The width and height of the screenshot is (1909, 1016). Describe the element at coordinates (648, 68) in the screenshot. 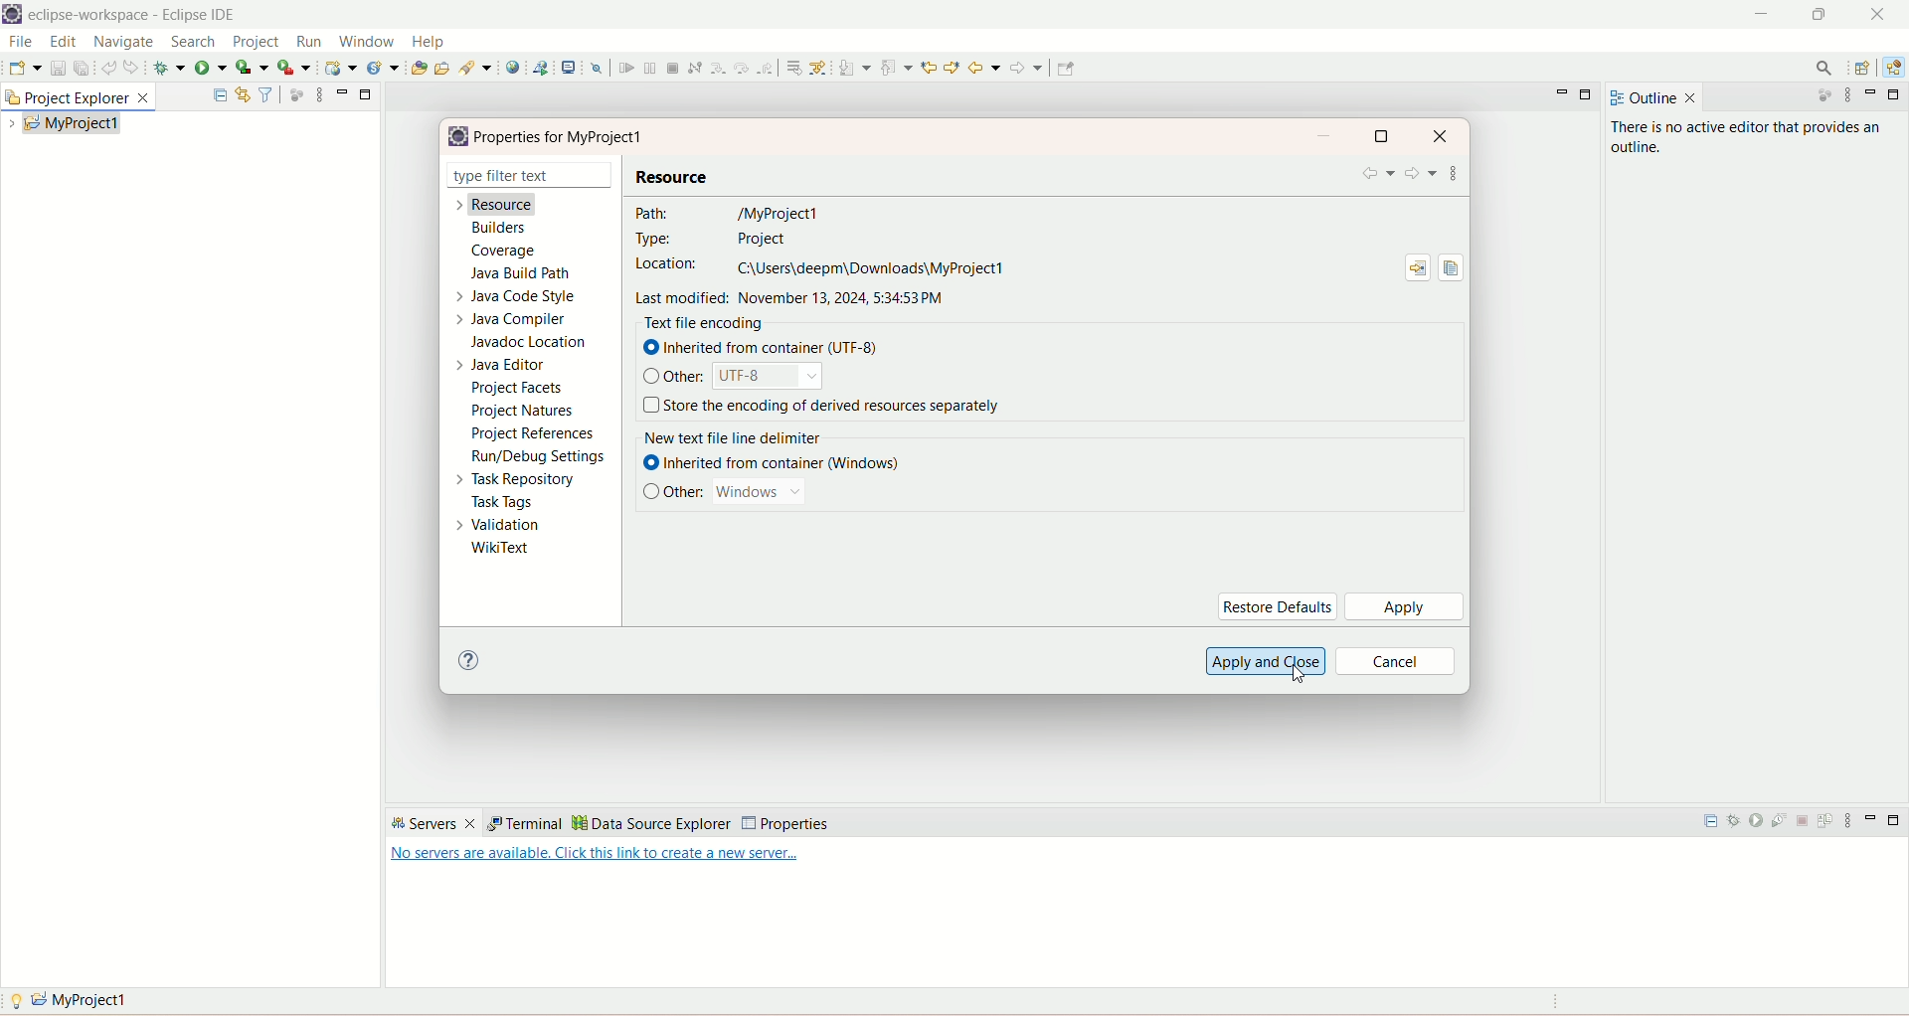

I see `suspend` at that location.